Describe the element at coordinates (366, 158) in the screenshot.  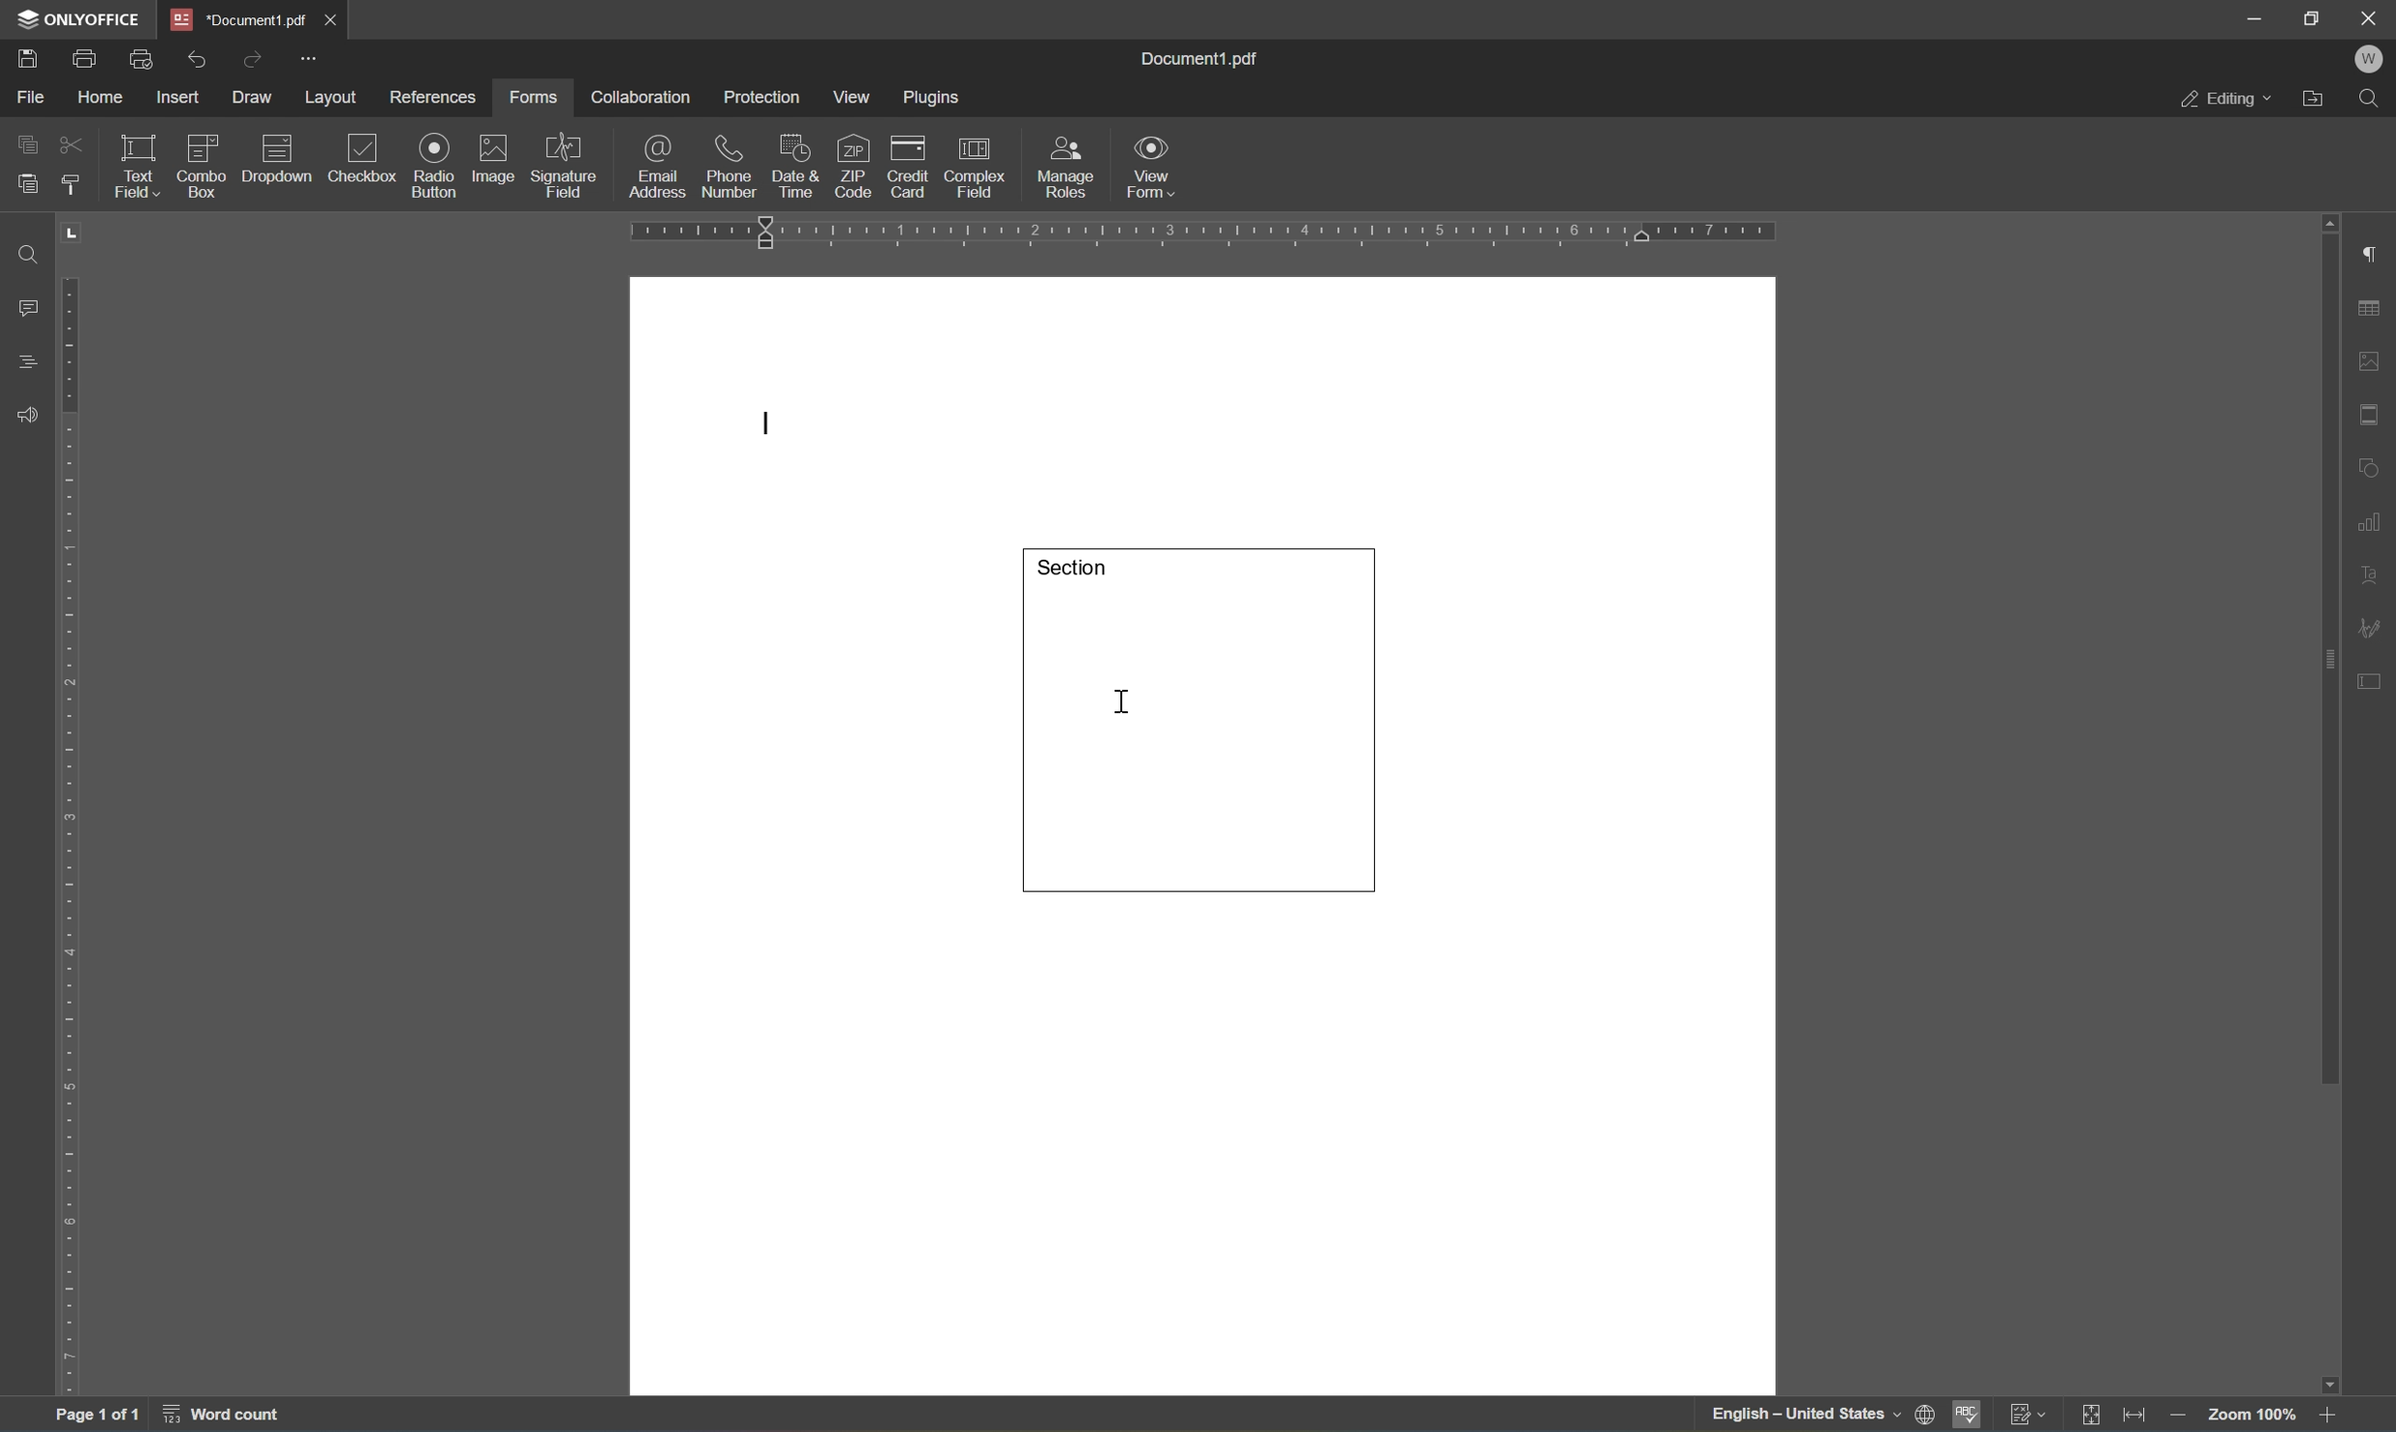
I see `checkbox` at that location.